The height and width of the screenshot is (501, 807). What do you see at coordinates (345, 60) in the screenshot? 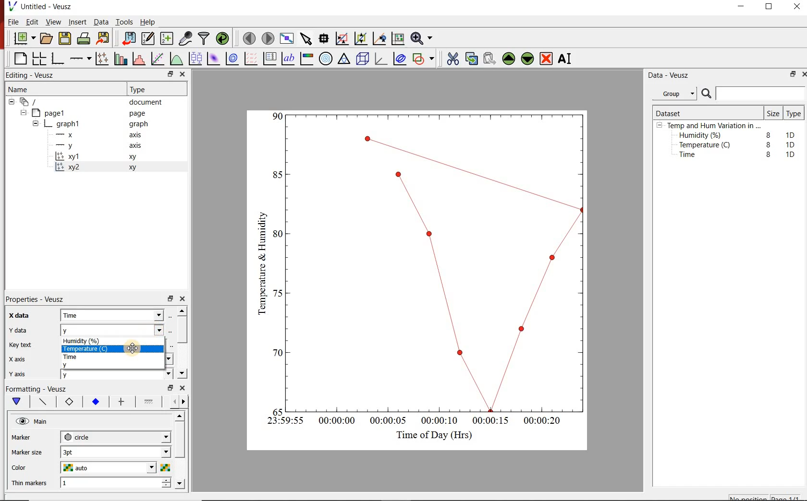
I see `ternary graph` at bounding box center [345, 60].